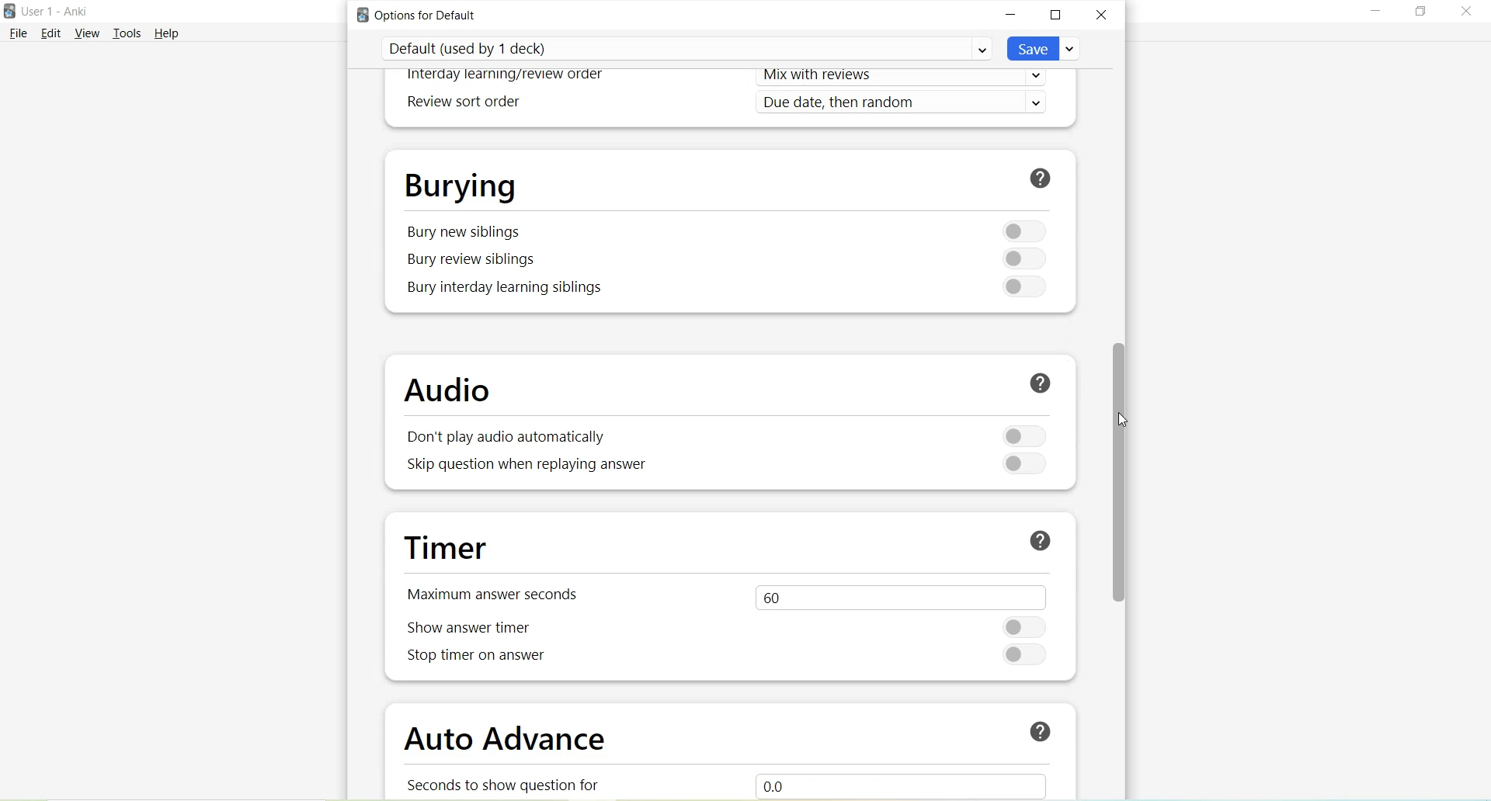 The height and width of the screenshot is (801, 1491). I want to click on Maximize, so click(1420, 12).